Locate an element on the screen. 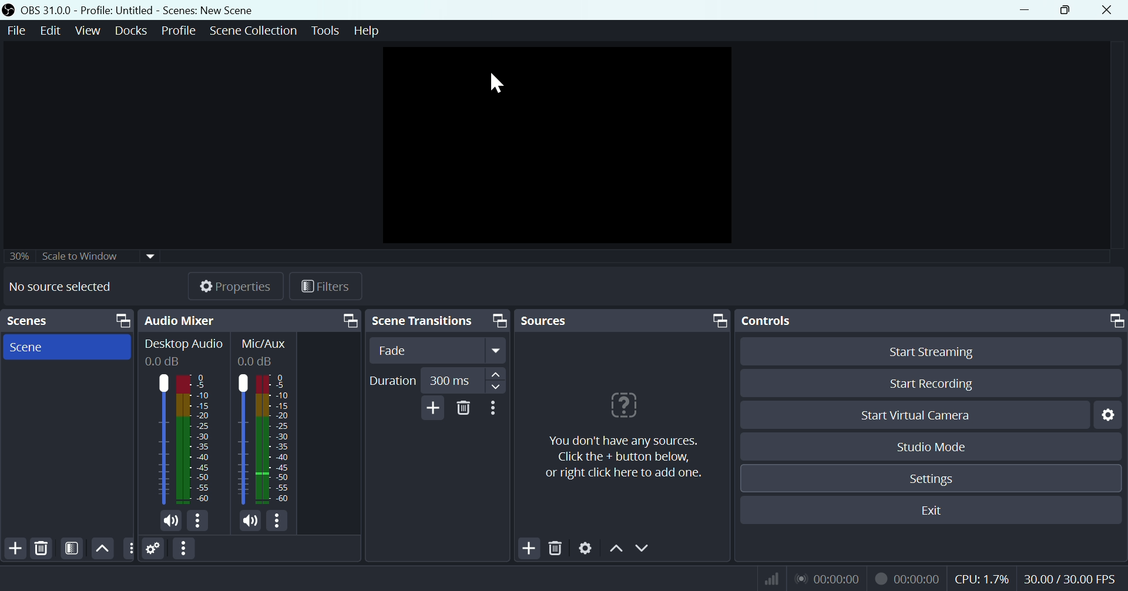 The image size is (1128, 591). View is located at coordinates (90, 29).